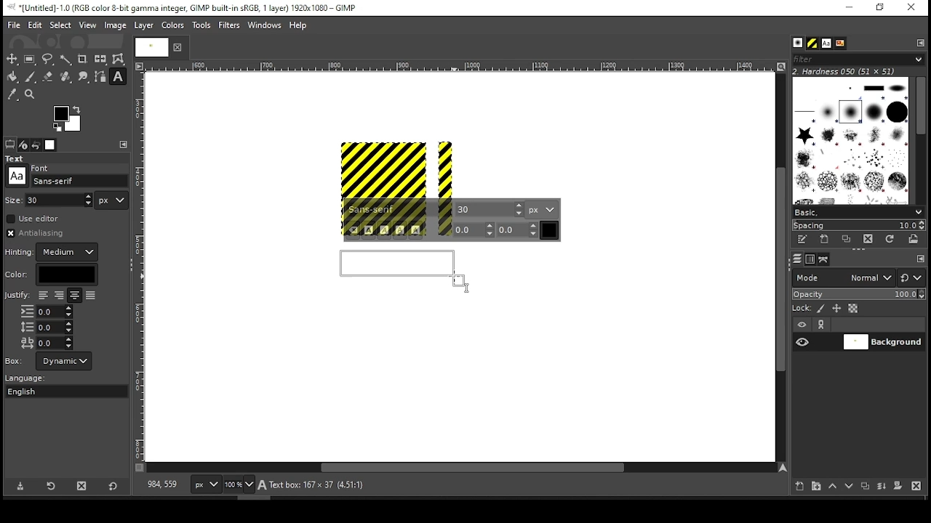  I want to click on color, so click(173, 25).